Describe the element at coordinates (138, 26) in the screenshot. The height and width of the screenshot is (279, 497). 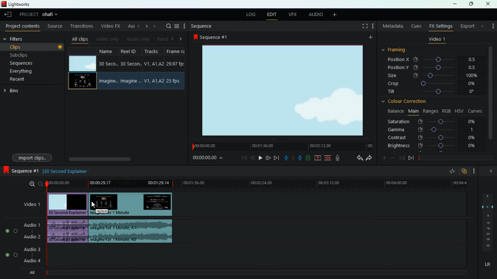
I see `back` at that location.